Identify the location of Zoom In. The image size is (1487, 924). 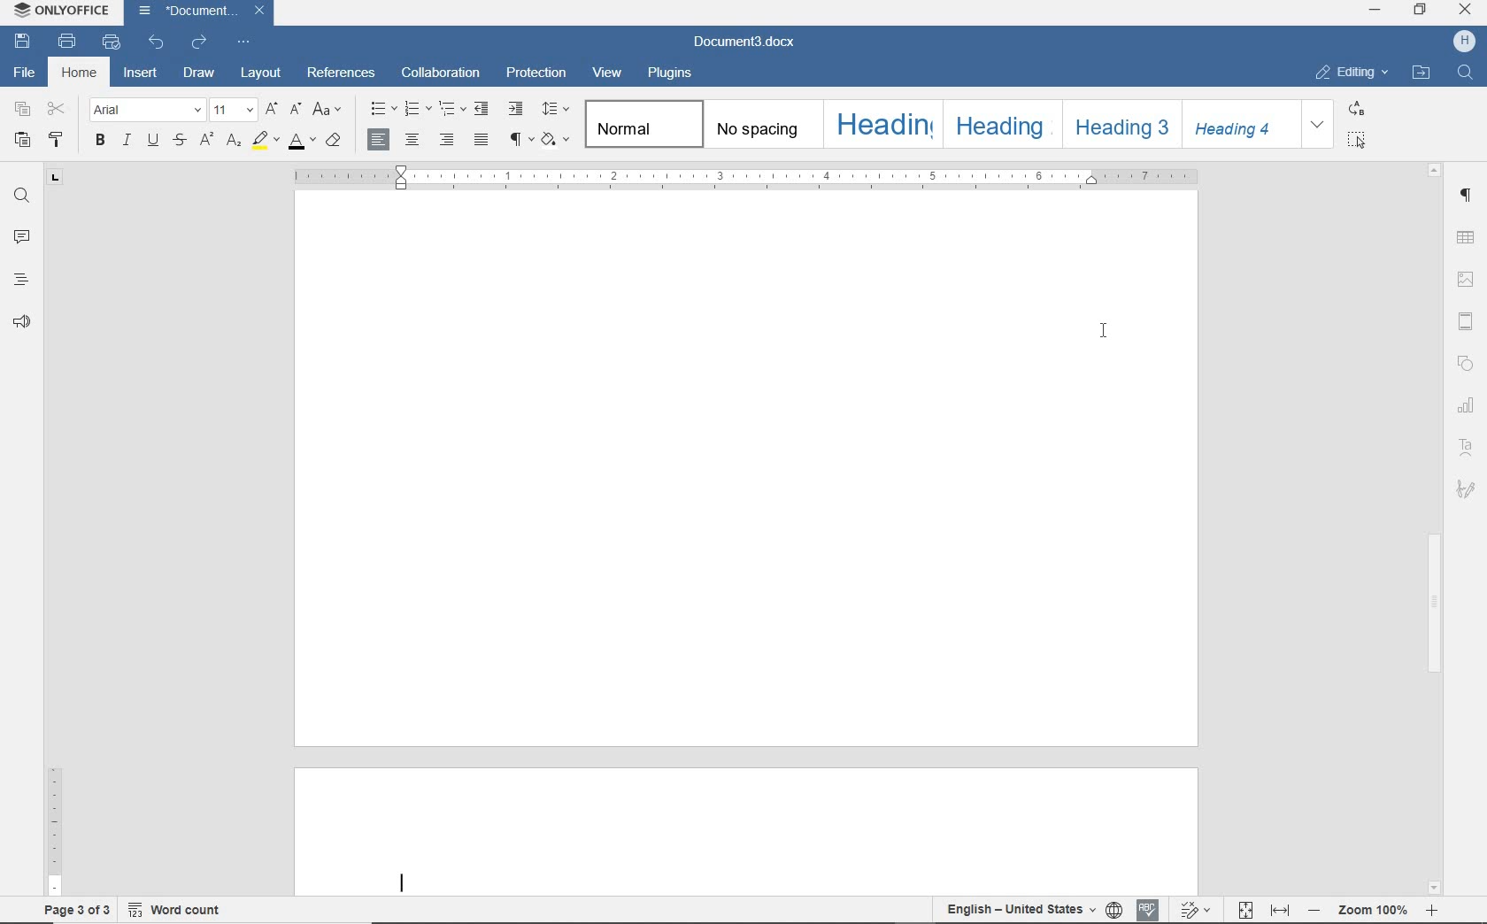
(1429, 913).